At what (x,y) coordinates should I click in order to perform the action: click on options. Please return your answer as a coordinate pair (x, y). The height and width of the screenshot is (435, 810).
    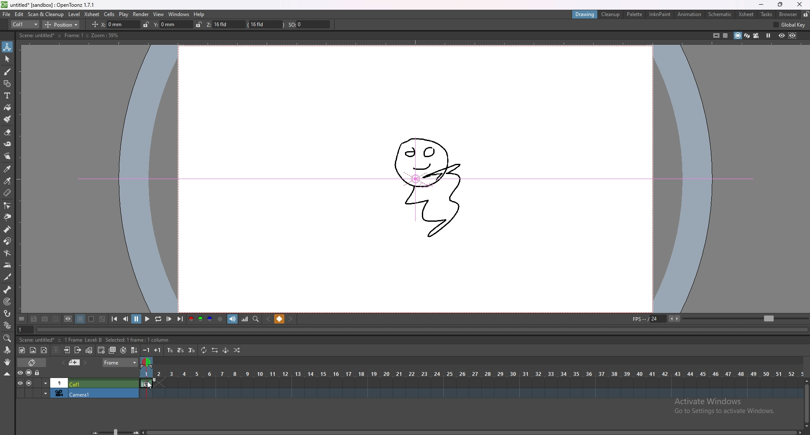
    Looking at the image, I should click on (22, 318).